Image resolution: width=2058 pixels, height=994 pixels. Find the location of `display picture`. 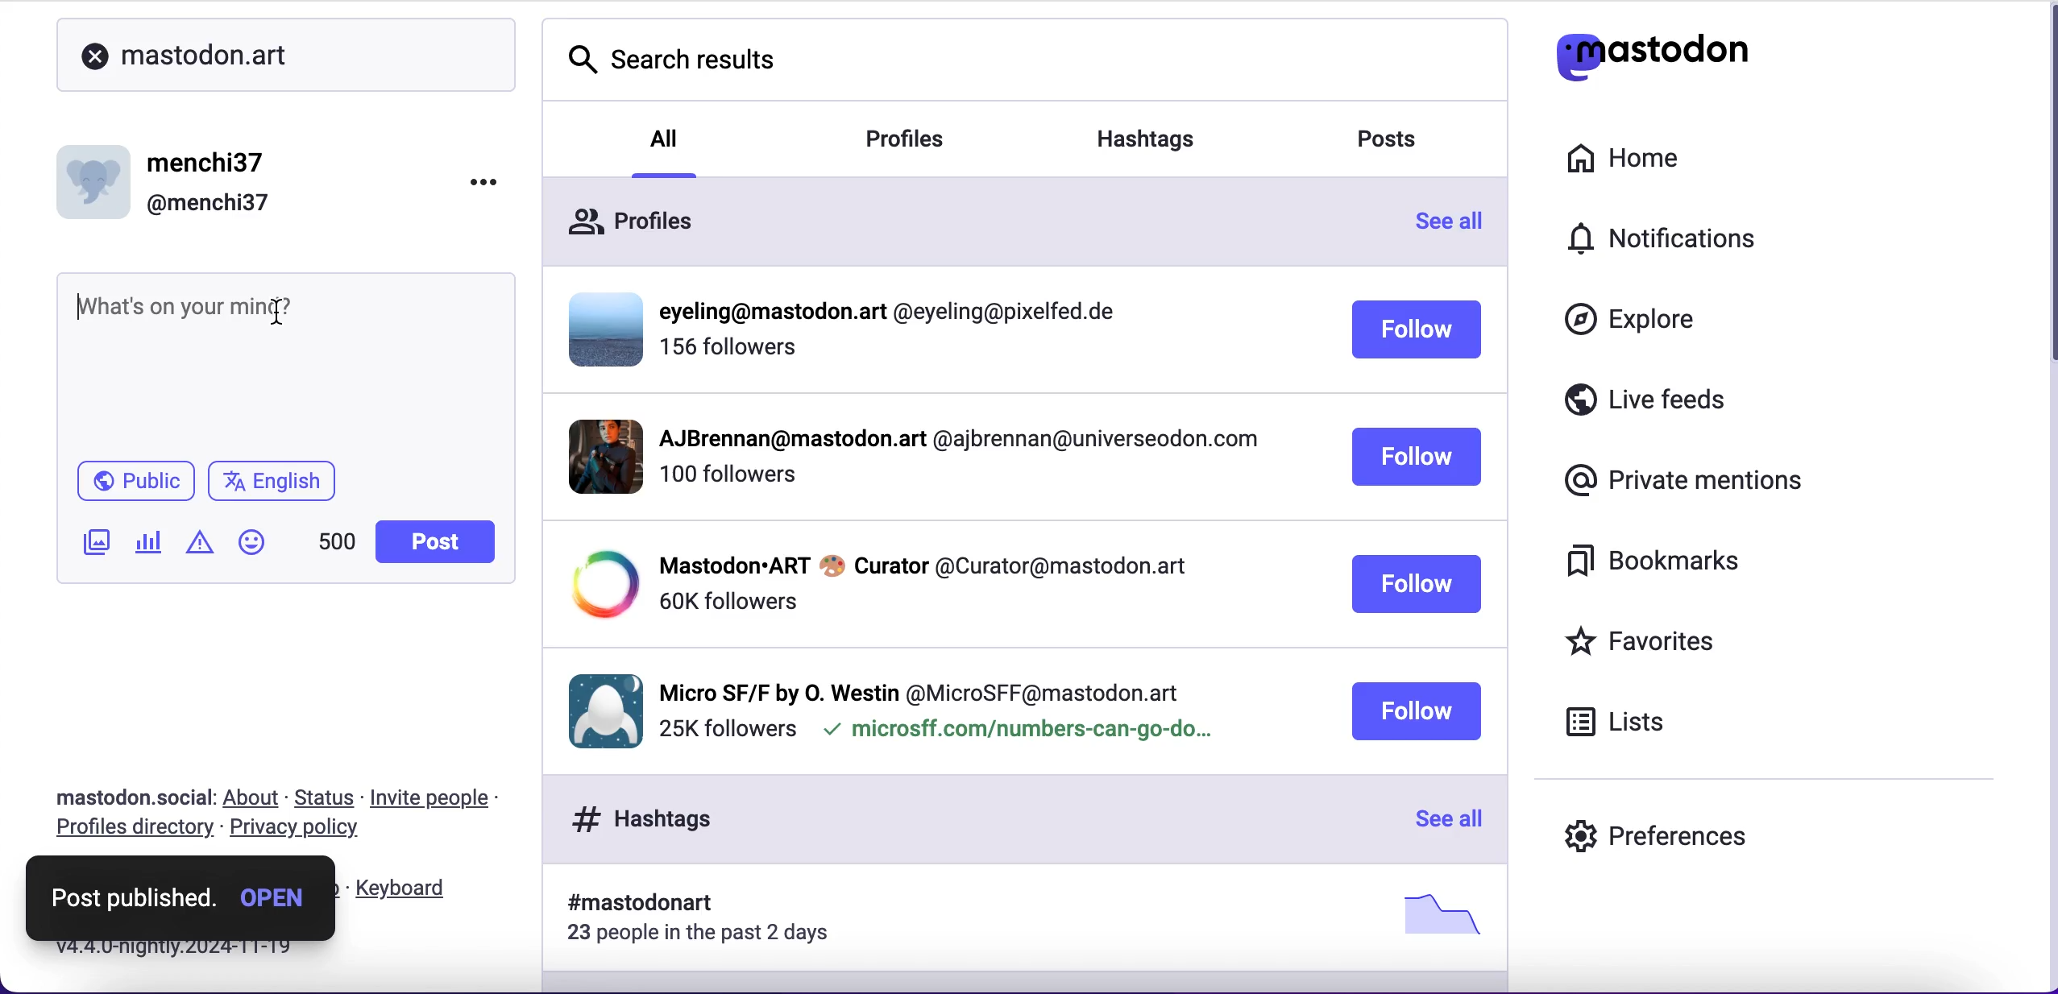

display picture is located at coordinates (599, 708).